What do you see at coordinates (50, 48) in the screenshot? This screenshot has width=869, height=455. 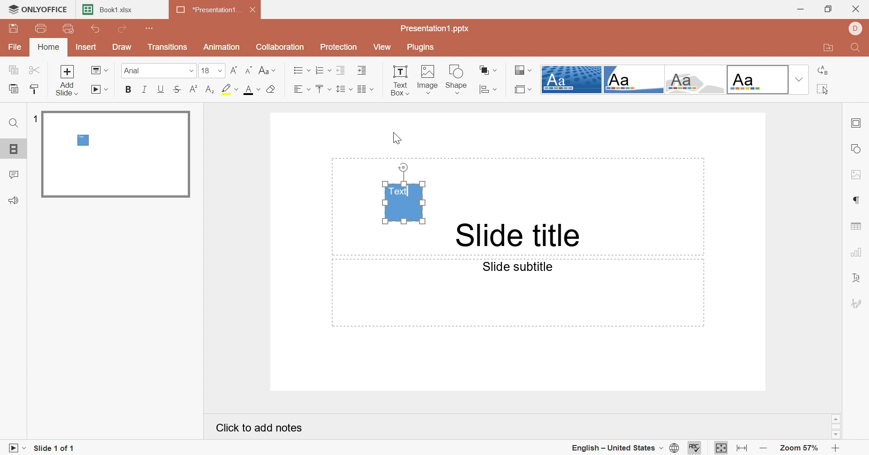 I see `Home` at bounding box center [50, 48].